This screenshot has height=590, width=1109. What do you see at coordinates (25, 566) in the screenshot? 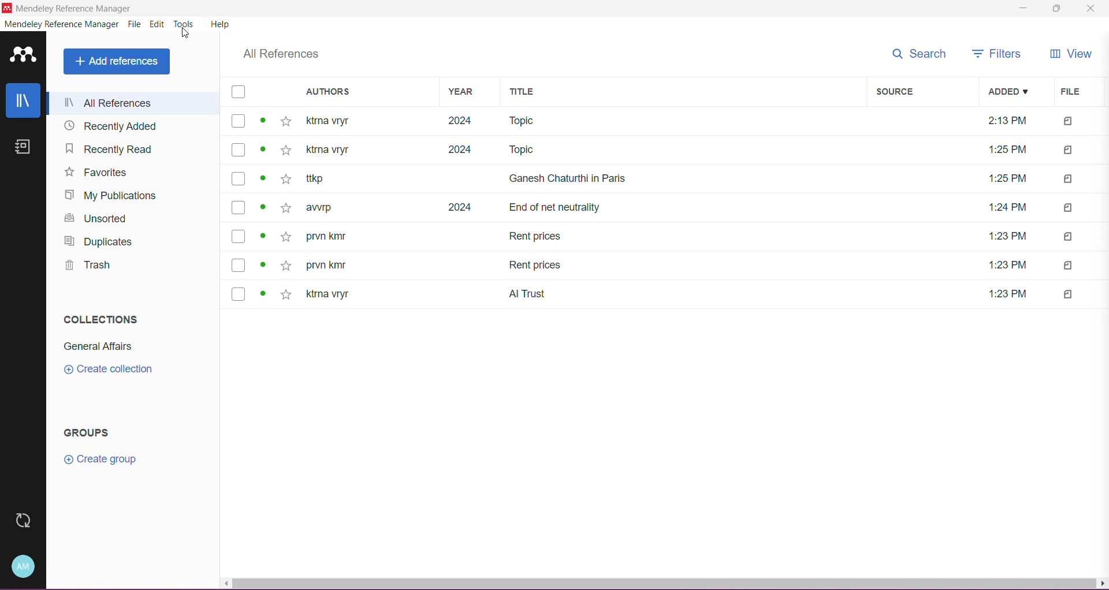
I see `Account and Help` at bounding box center [25, 566].